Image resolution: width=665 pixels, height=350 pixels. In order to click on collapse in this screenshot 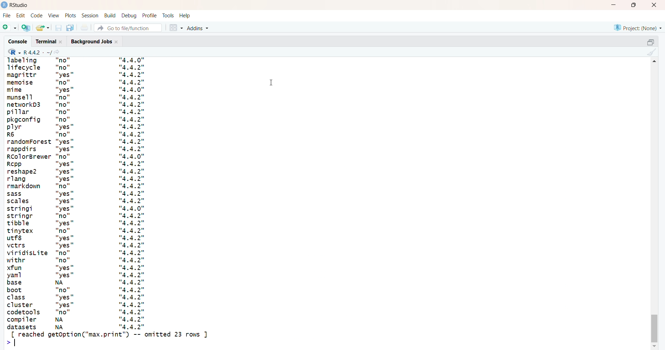, I will do `click(648, 43)`.